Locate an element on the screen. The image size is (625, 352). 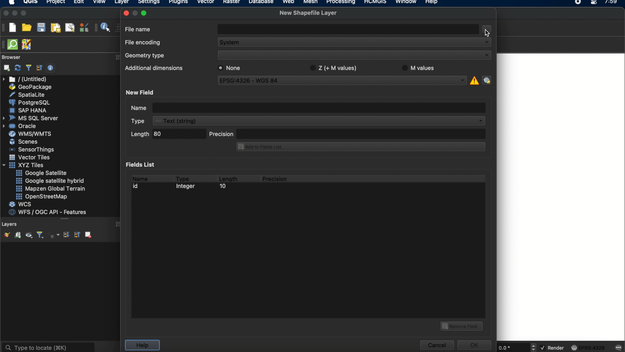
scenes is located at coordinates (24, 141).